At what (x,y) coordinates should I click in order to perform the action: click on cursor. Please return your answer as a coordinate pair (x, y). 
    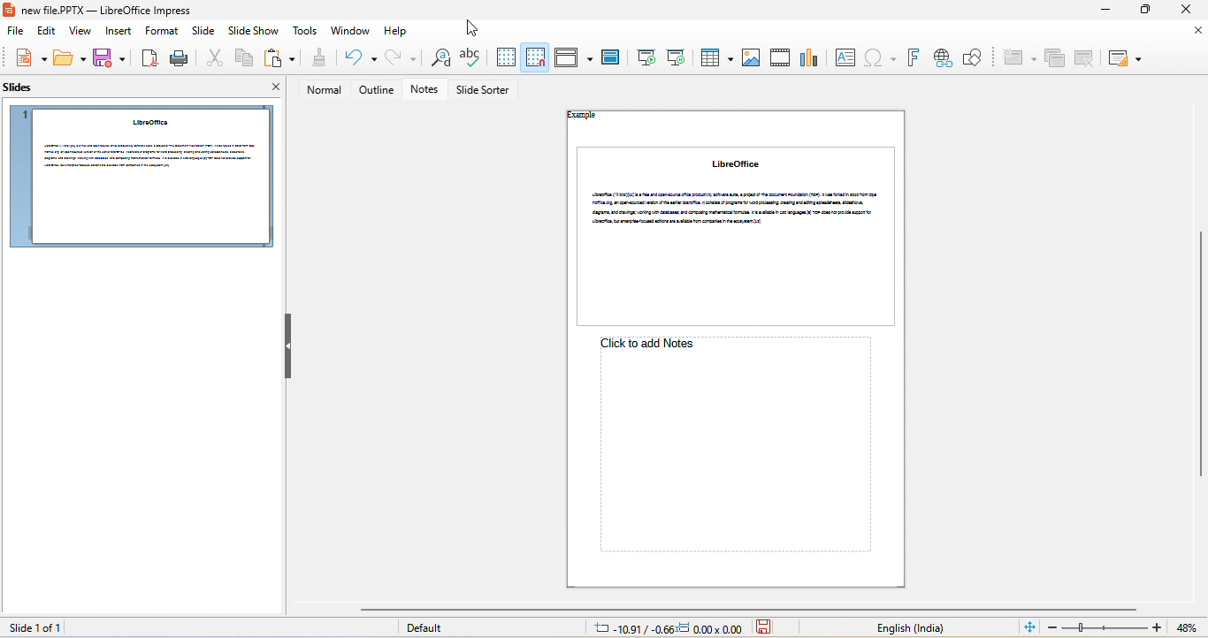
    Looking at the image, I should click on (473, 30).